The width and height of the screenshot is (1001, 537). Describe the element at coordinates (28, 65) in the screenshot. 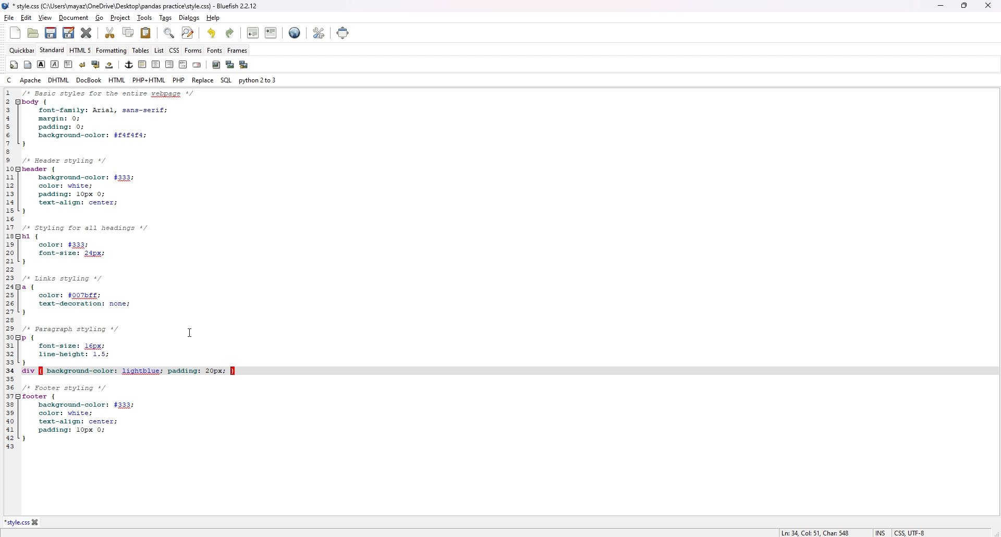

I see `body` at that location.